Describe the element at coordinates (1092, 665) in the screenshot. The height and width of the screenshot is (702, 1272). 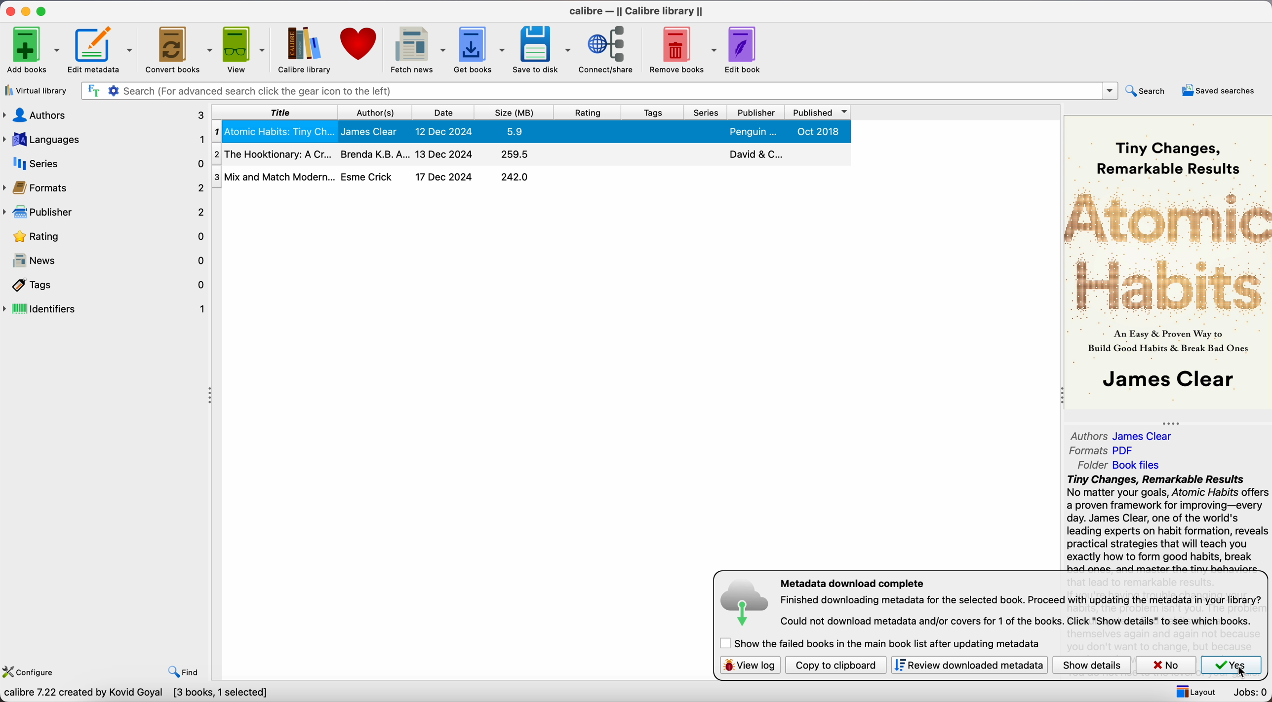
I see `show details` at that location.